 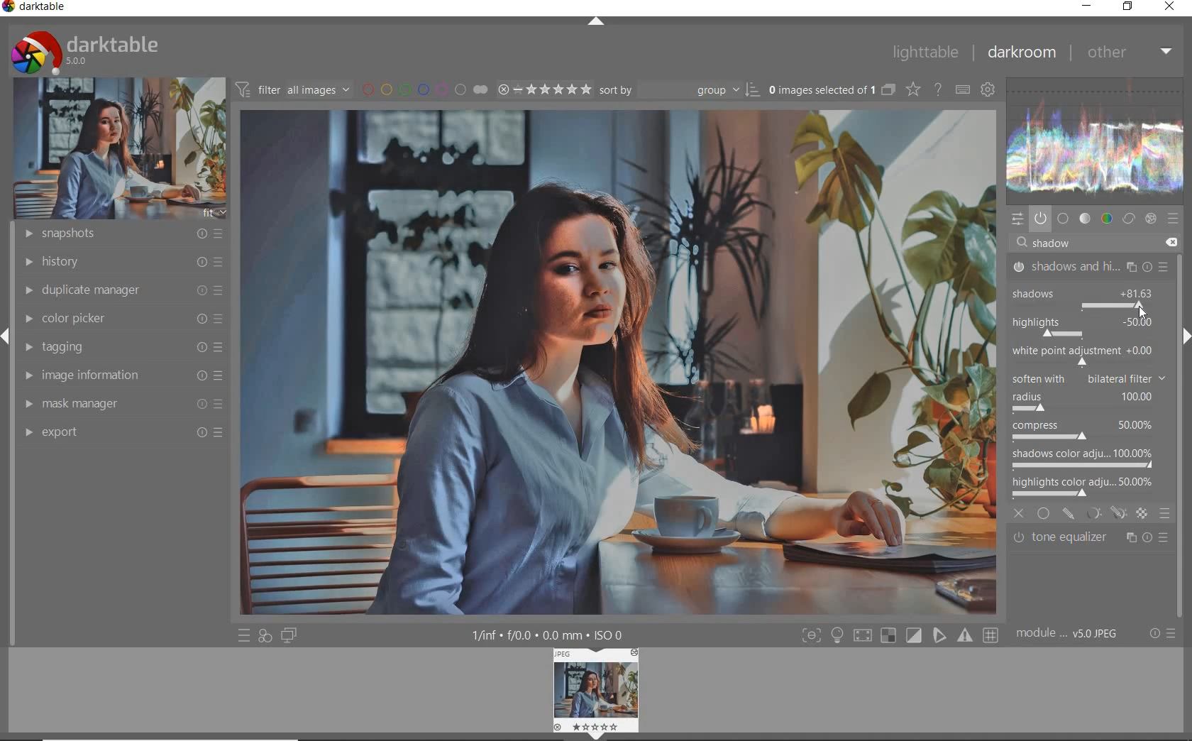 I want to click on correct, so click(x=1128, y=218).